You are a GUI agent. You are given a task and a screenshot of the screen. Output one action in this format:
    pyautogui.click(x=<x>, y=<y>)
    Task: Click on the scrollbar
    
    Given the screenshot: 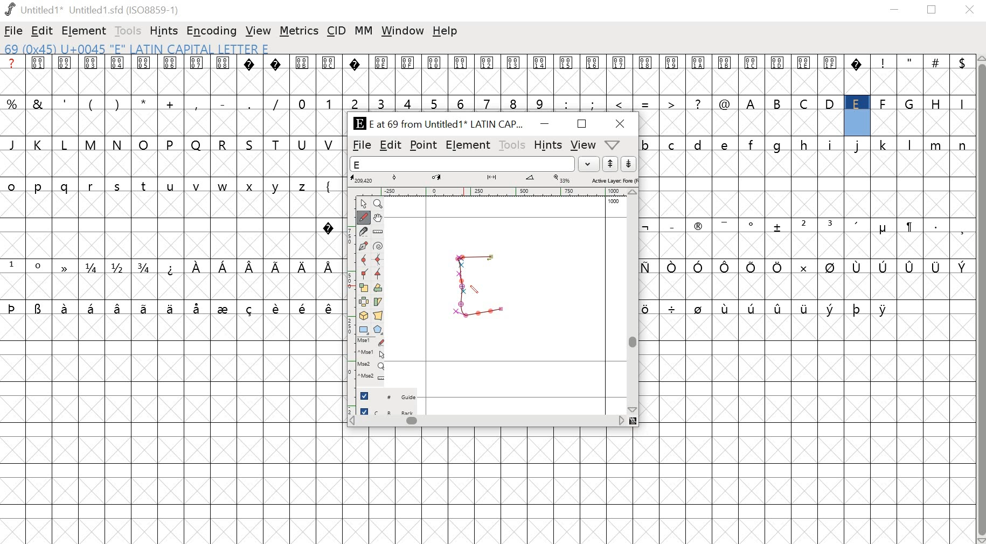 What is the action you would take?
    pyautogui.click(x=491, y=422)
    